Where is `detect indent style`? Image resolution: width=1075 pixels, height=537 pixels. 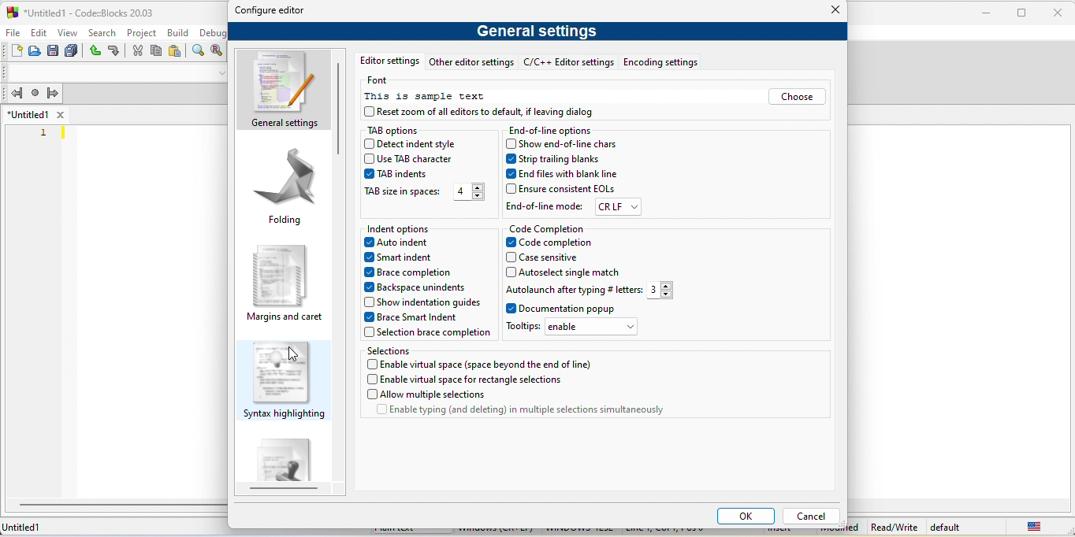
detect indent style is located at coordinates (415, 144).